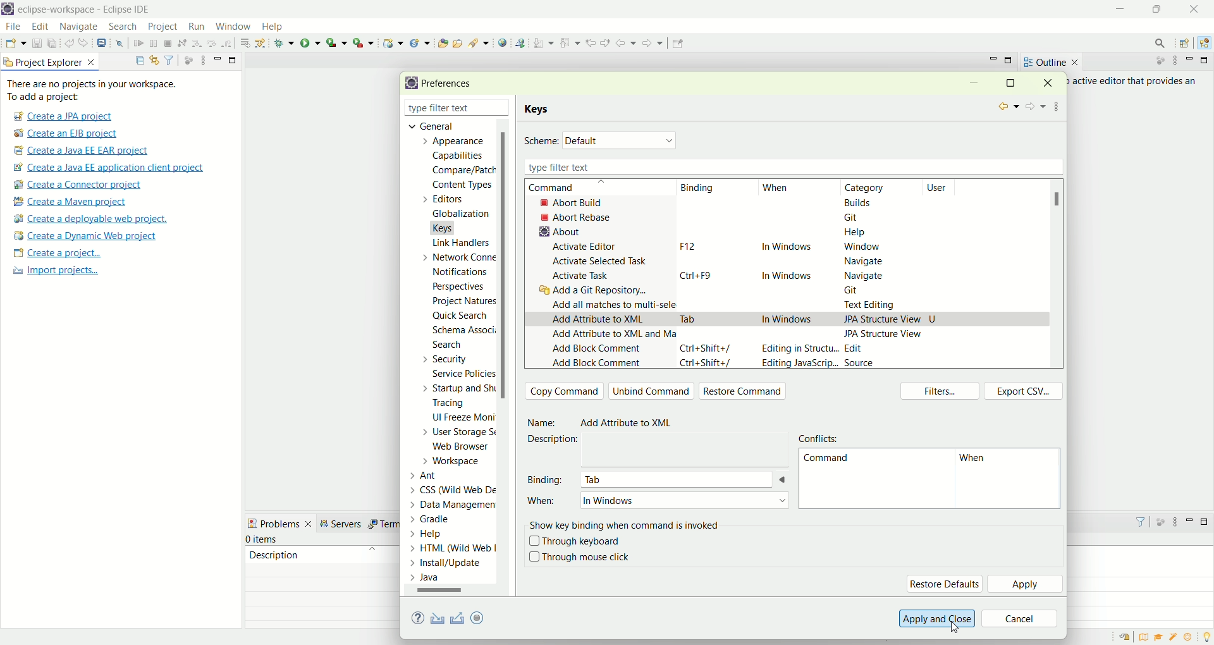 This screenshot has width=1214, height=645. What do you see at coordinates (139, 44) in the screenshot?
I see `resume` at bounding box center [139, 44].